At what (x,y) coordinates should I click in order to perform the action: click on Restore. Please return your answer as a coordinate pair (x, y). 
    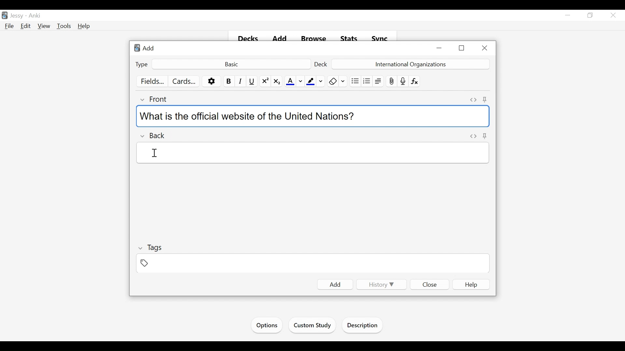
    Looking at the image, I should click on (591, 15).